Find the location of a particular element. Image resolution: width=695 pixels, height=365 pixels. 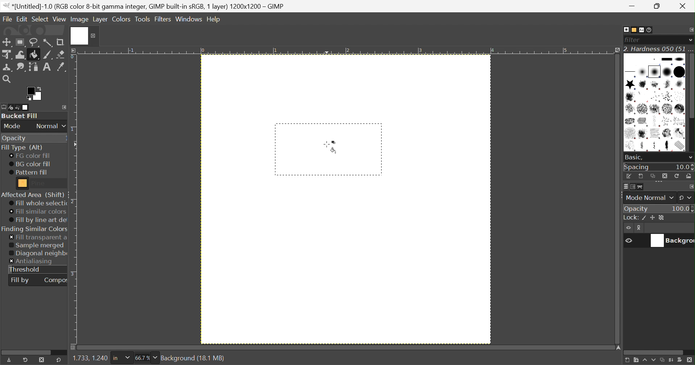

Fuzzy Select Tool is located at coordinates (48, 43).